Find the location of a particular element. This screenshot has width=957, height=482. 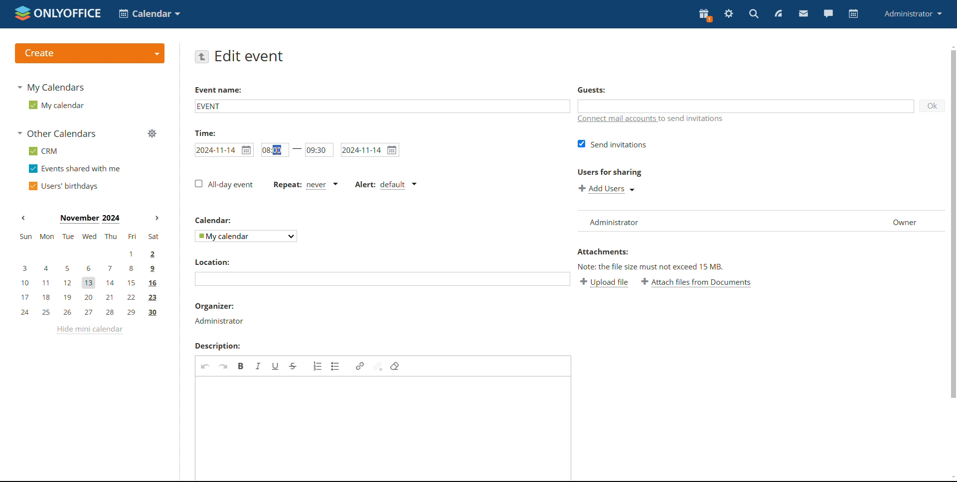

17, 18, 19, 20, 21, 22, 23 is located at coordinates (91, 297).